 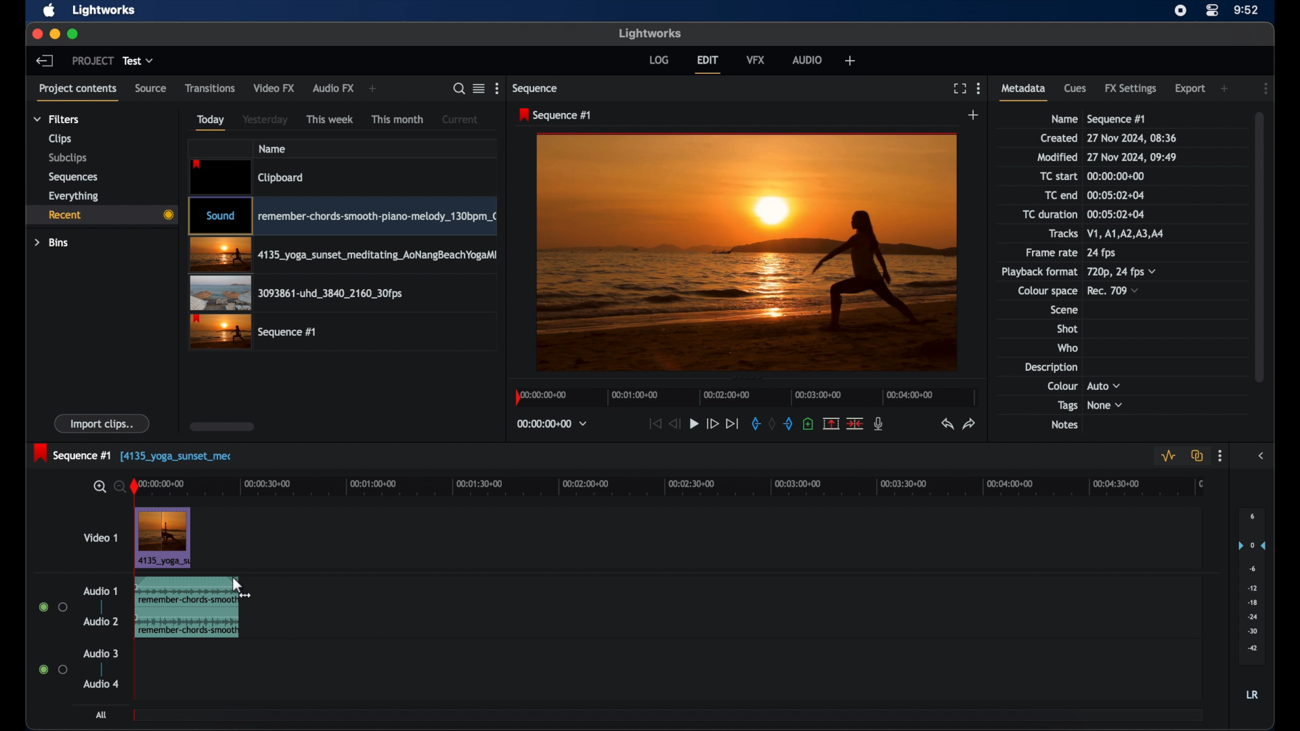 What do you see at coordinates (1024, 91) in the screenshot?
I see `metadata` at bounding box center [1024, 91].